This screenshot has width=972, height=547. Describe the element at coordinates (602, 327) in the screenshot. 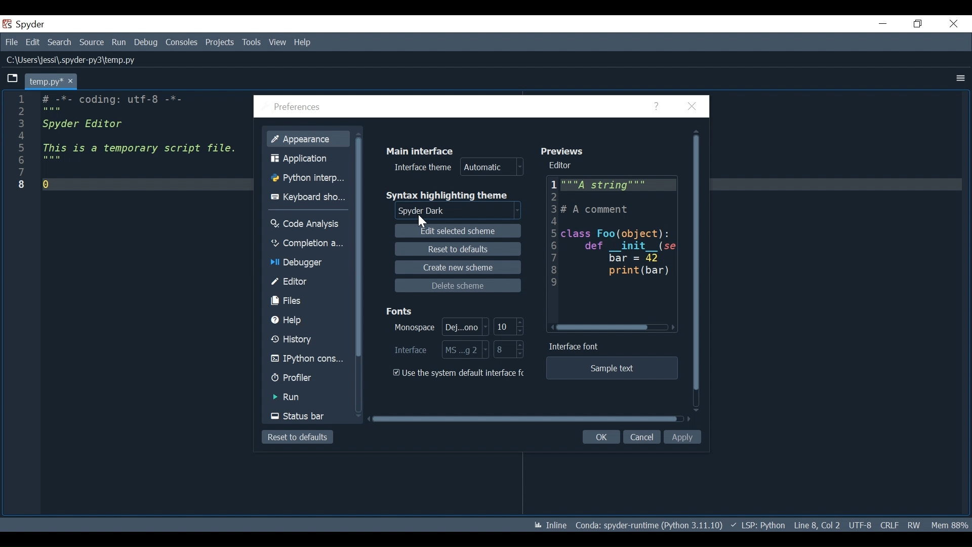

I see `Horizontal Scroll bar` at that location.